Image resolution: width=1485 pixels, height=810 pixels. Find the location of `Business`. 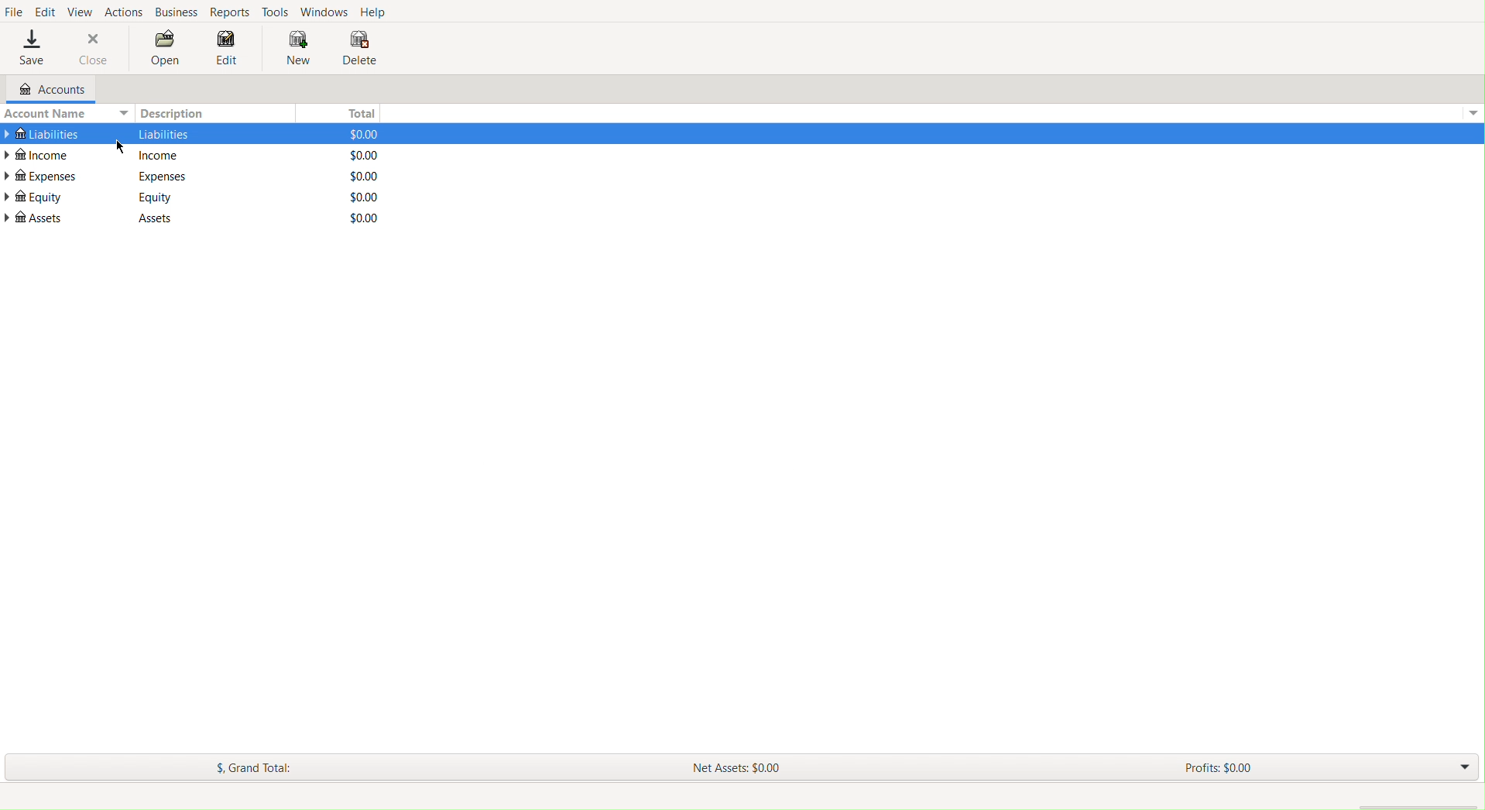

Business is located at coordinates (177, 12).